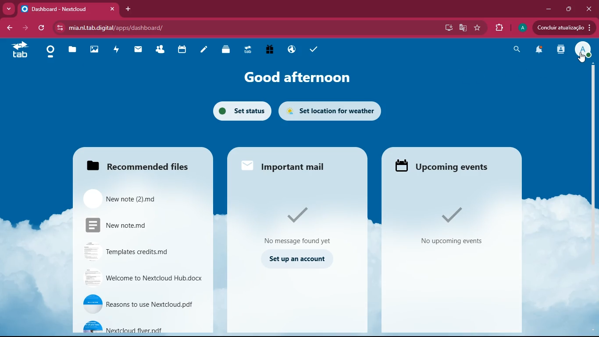 This screenshot has height=337, width=599. I want to click on good afternoon, so click(298, 79).